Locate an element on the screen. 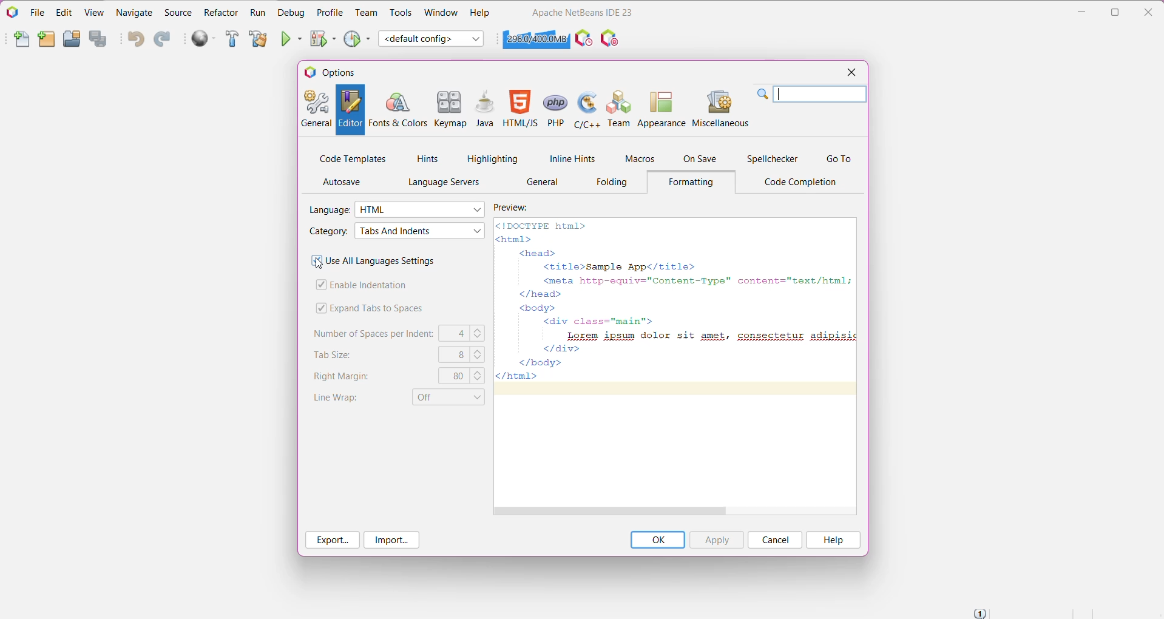 This screenshot has width=1164, height=619. Window is located at coordinates (440, 12).